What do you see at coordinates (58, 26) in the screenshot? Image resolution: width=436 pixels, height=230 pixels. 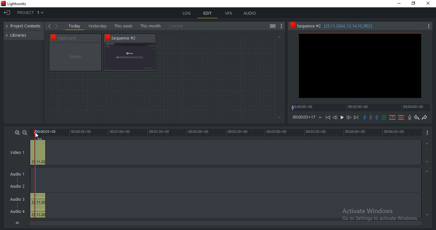 I see `Navigate right options` at bounding box center [58, 26].